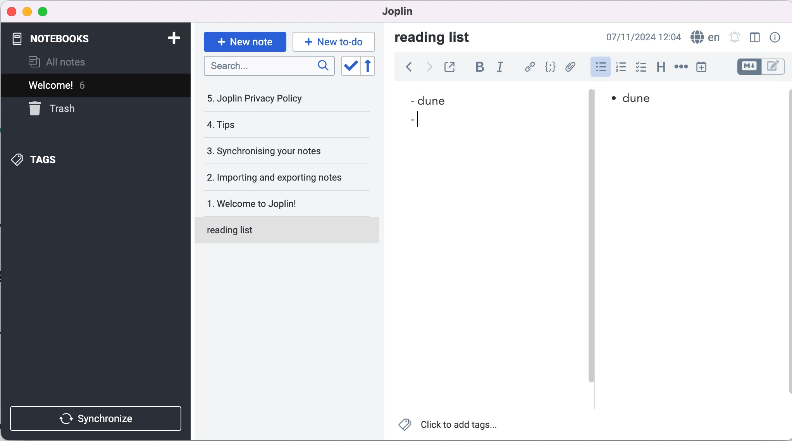  I want to click on revert sort order, so click(372, 67).